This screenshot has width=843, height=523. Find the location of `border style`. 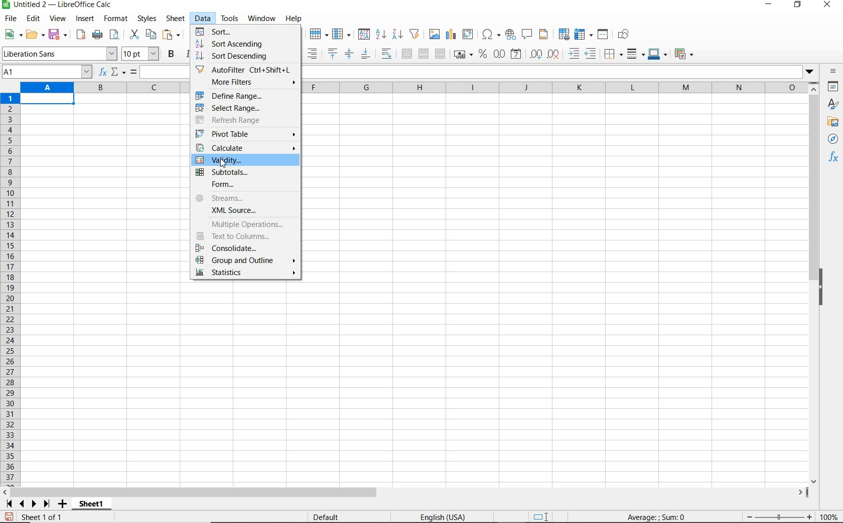

border style is located at coordinates (636, 54).